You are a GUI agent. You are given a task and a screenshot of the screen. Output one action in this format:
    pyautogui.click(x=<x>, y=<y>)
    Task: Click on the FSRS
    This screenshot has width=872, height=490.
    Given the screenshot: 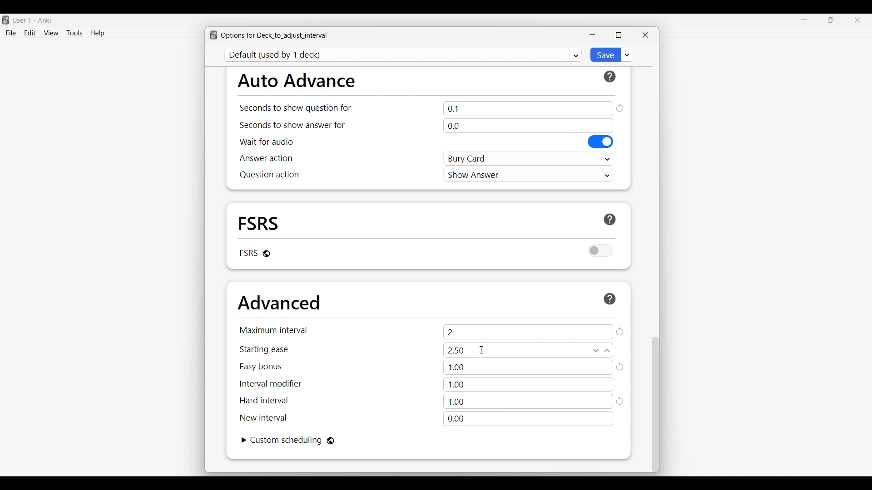 What is the action you would take?
    pyautogui.click(x=259, y=223)
    